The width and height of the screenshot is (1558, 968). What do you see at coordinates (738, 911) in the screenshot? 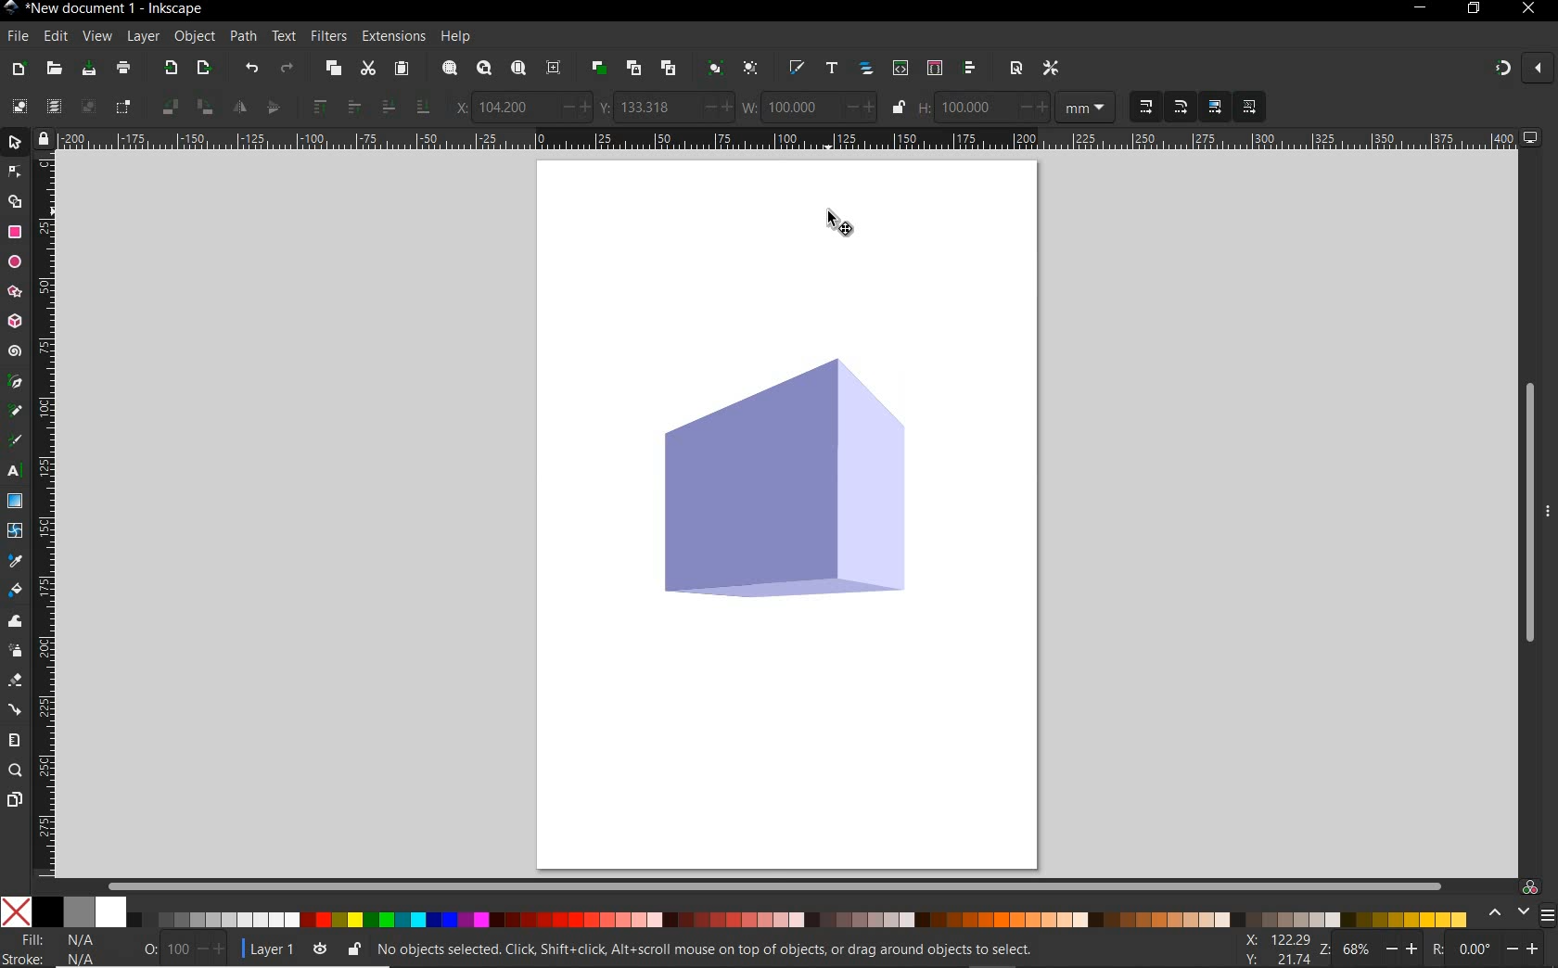
I see `color mode` at bounding box center [738, 911].